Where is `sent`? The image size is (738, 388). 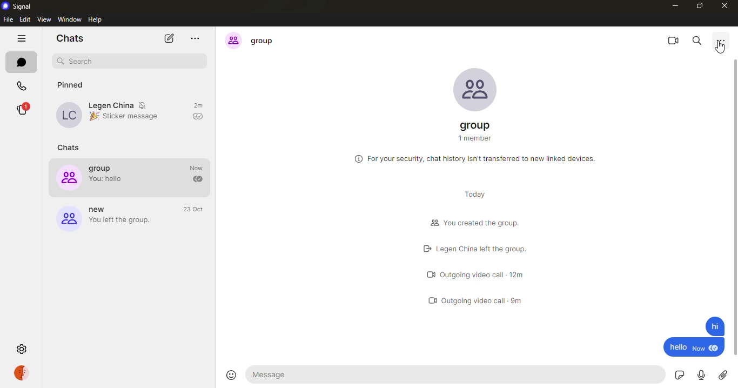
sent is located at coordinates (197, 179).